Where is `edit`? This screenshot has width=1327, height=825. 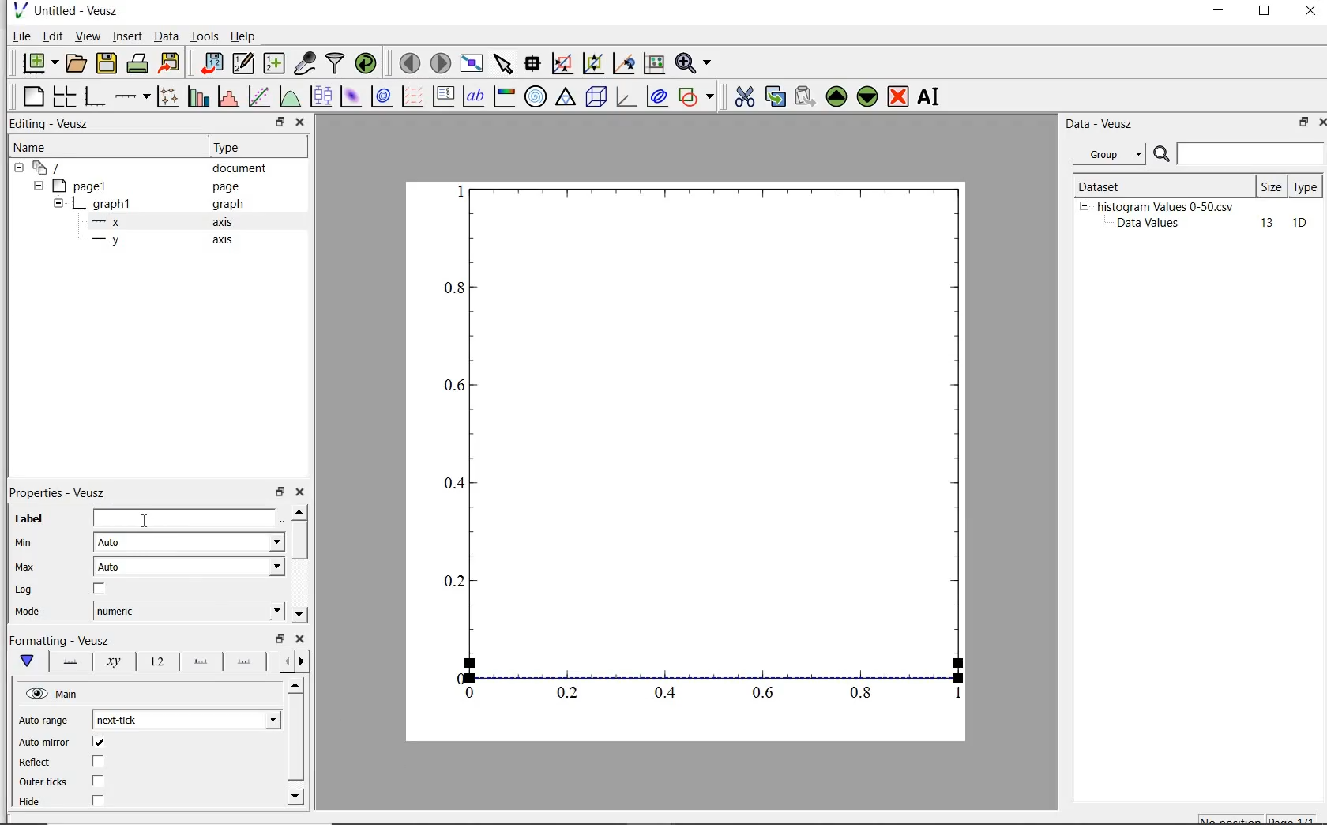
edit is located at coordinates (53, 36).